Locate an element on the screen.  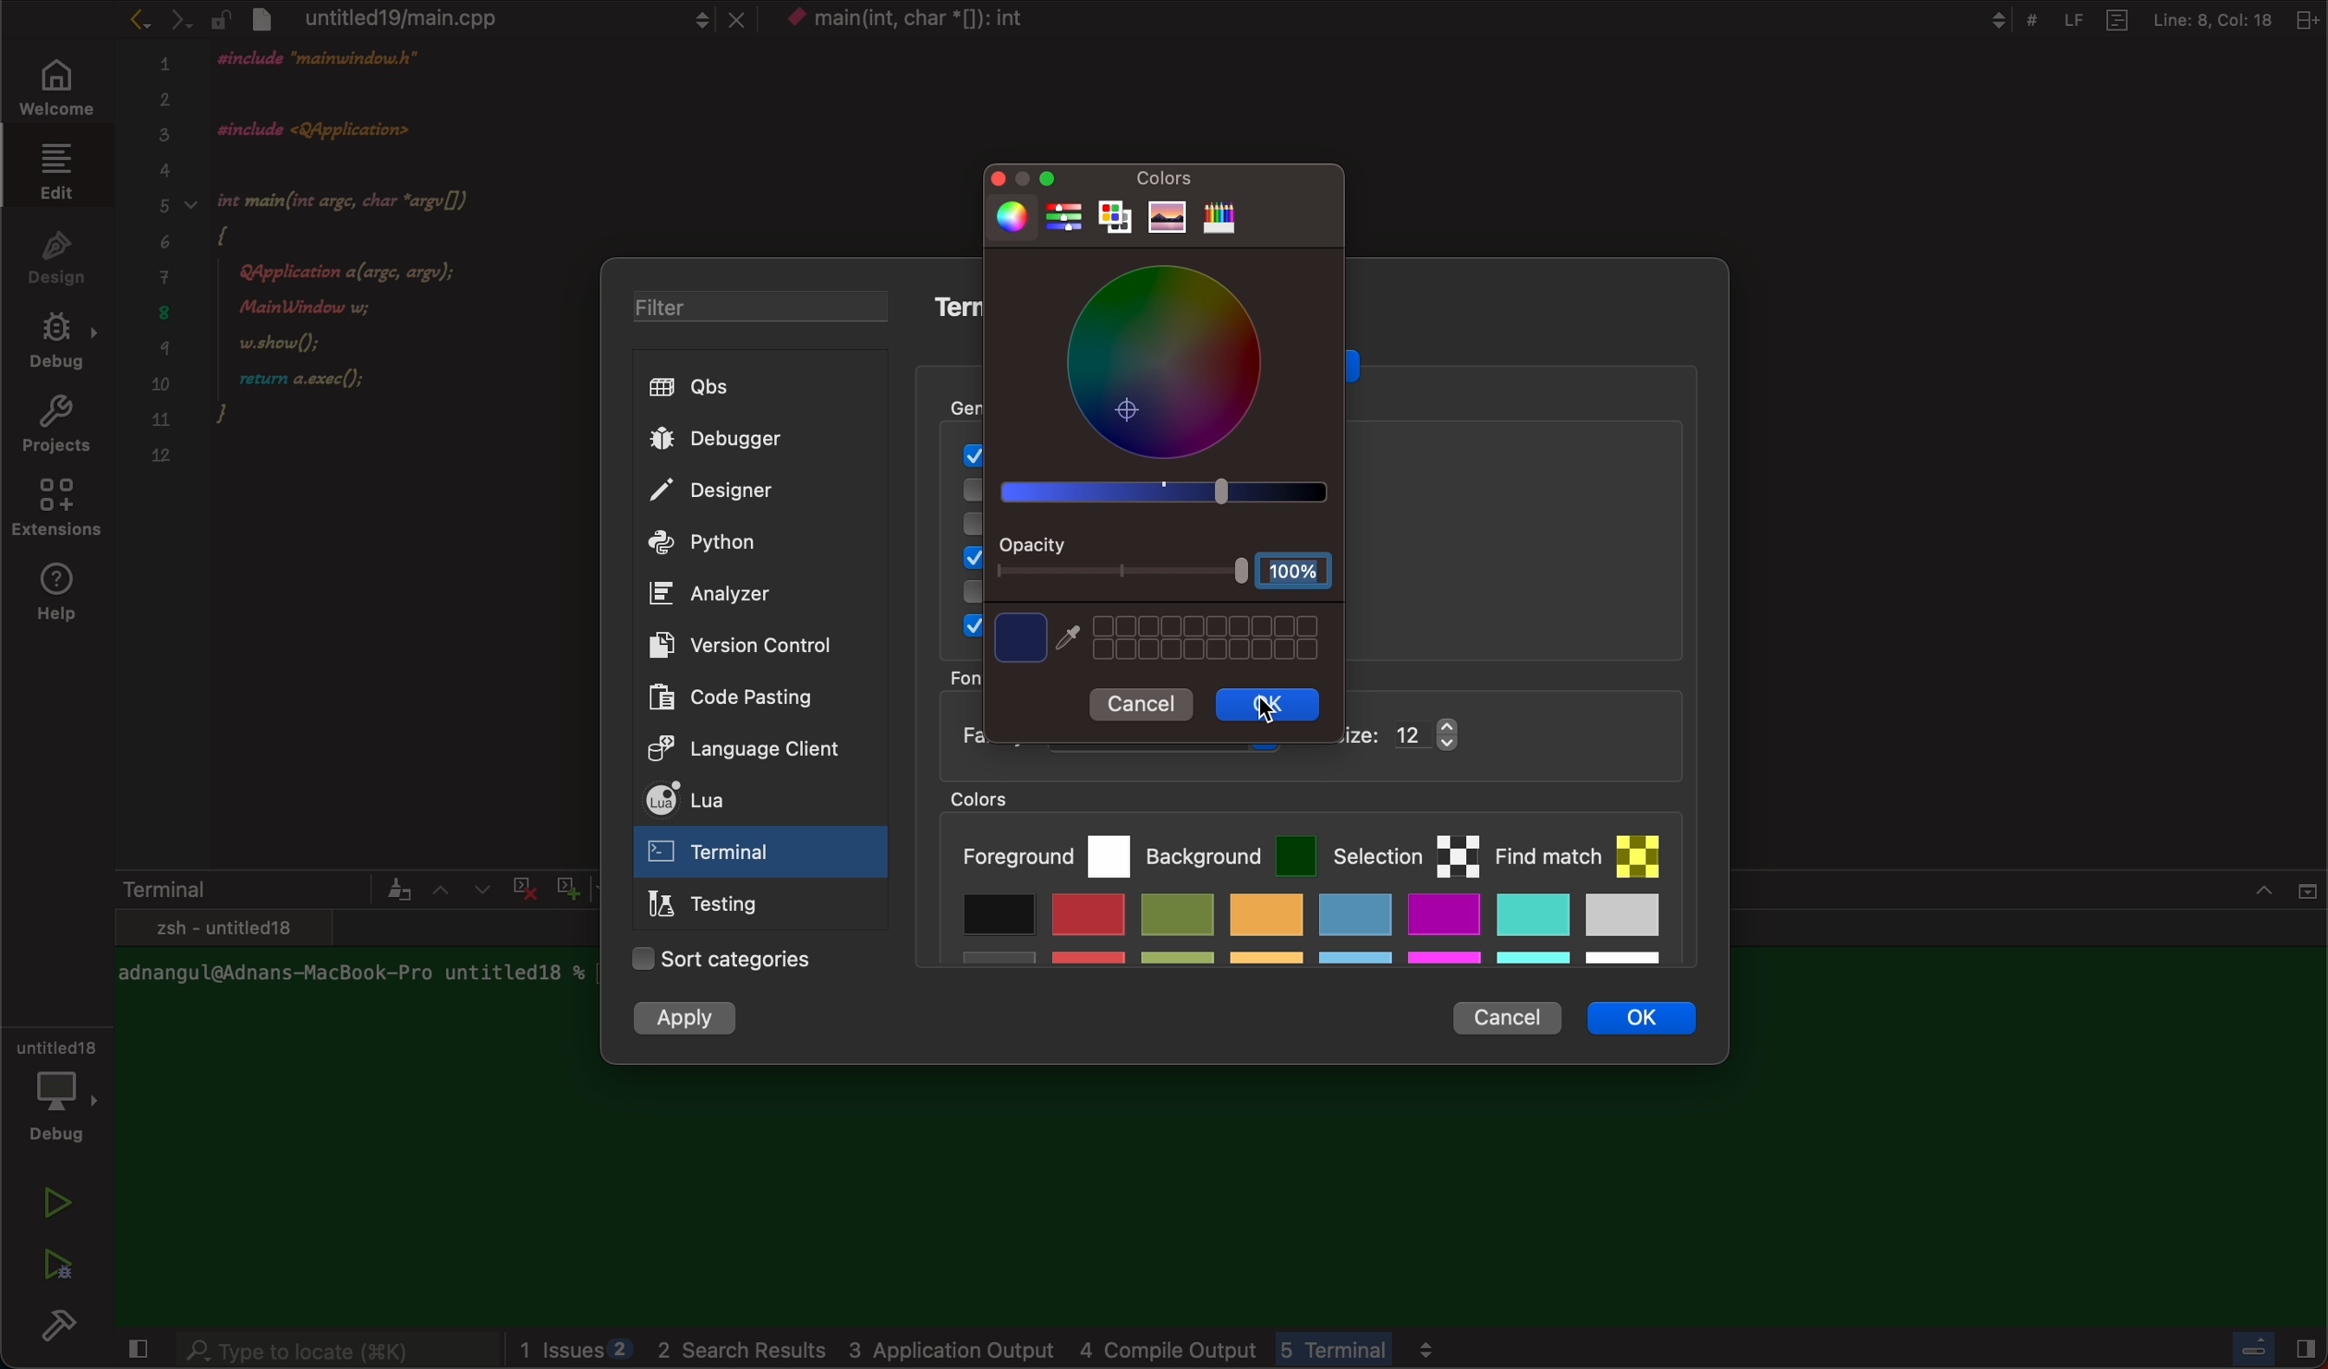
numbers is located at coordinates (163, 271).